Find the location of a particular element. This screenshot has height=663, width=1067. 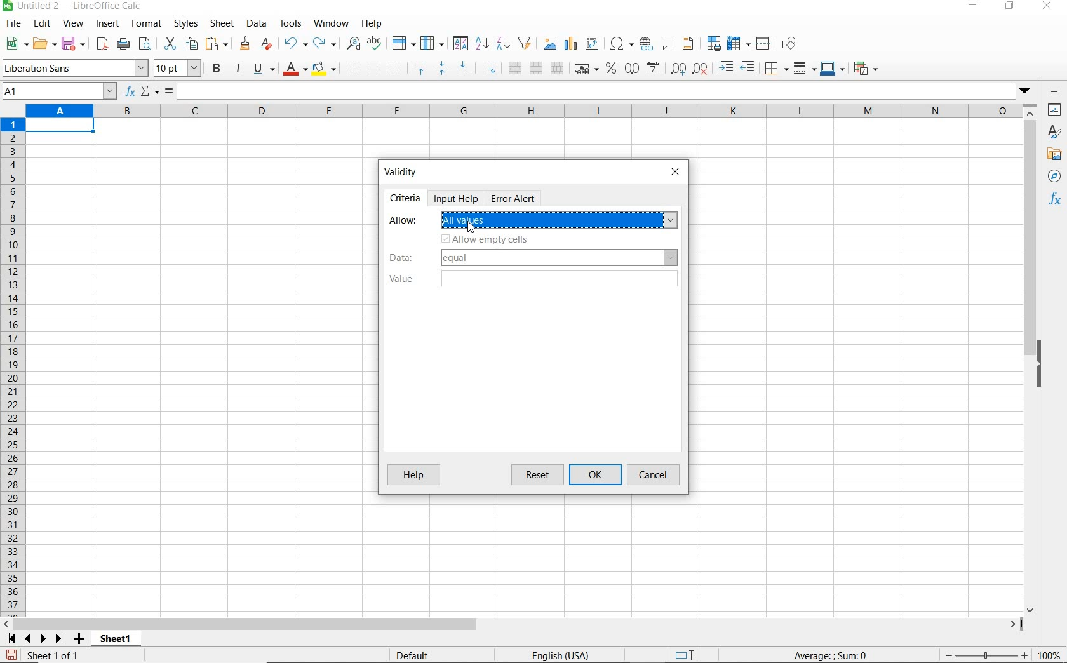

value is located at coordinates (530, 279).